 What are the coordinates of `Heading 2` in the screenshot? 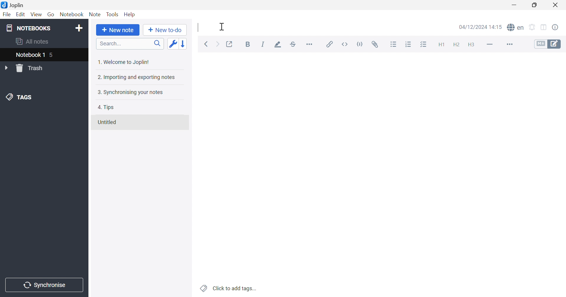 It's located at (456, 45).